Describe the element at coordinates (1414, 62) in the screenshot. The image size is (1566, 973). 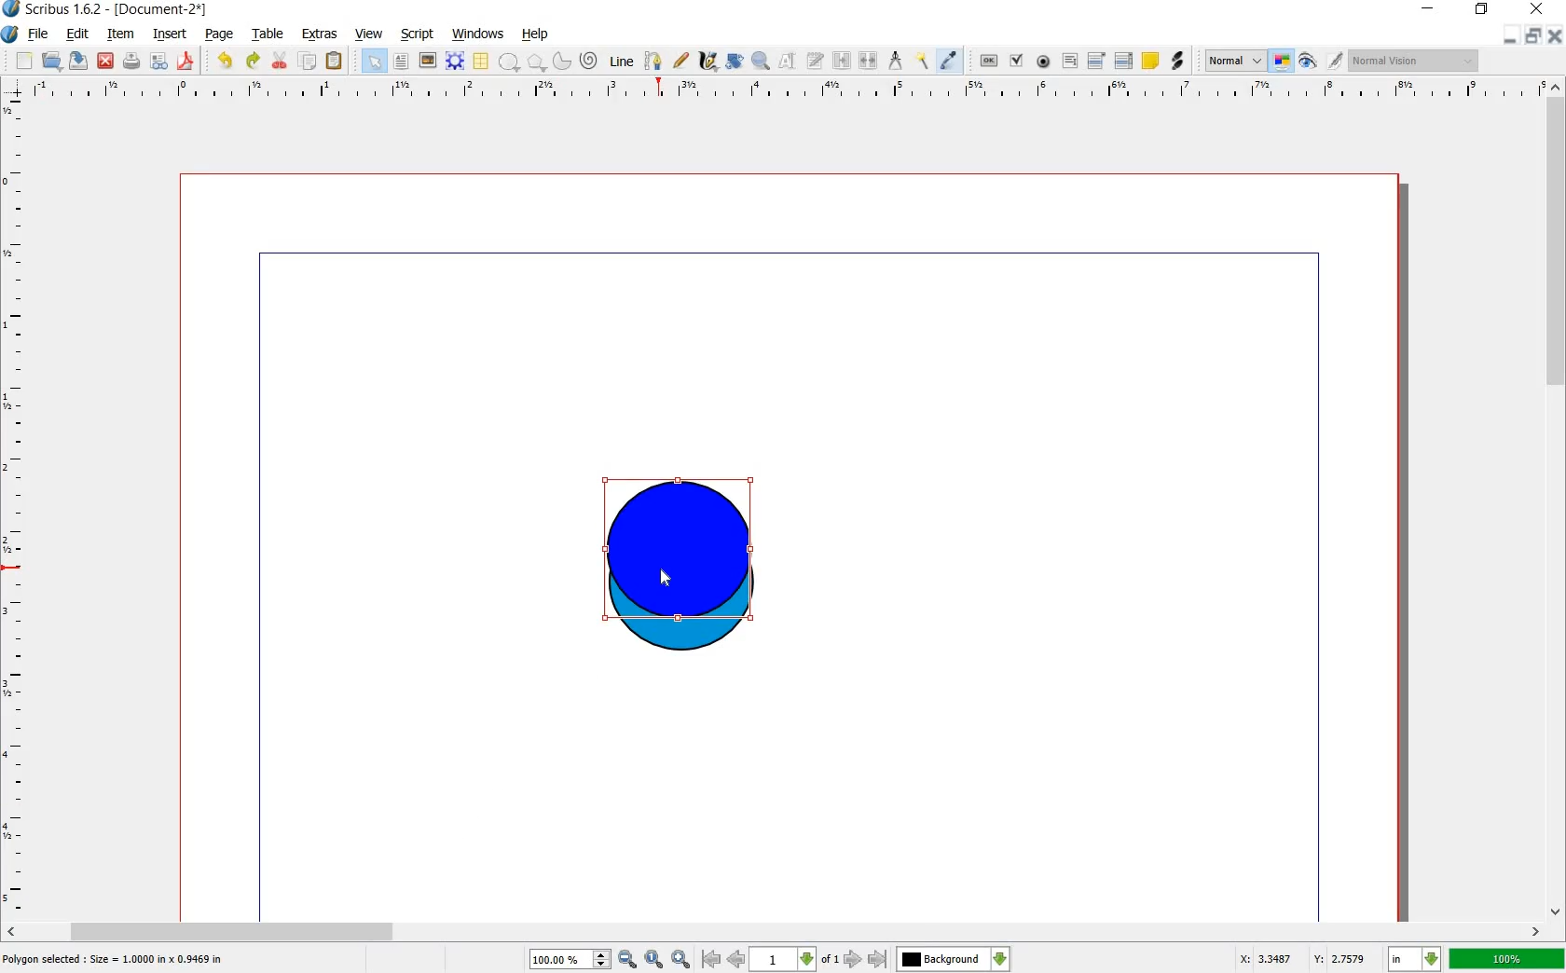
I see `normal vision` at that location.